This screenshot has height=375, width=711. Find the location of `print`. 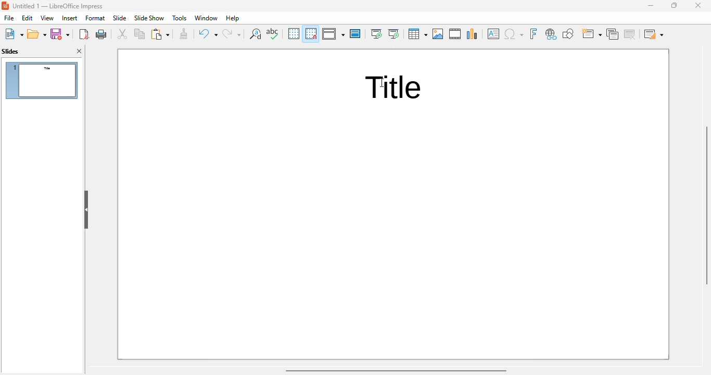

print is located at coordinates (102, 34).